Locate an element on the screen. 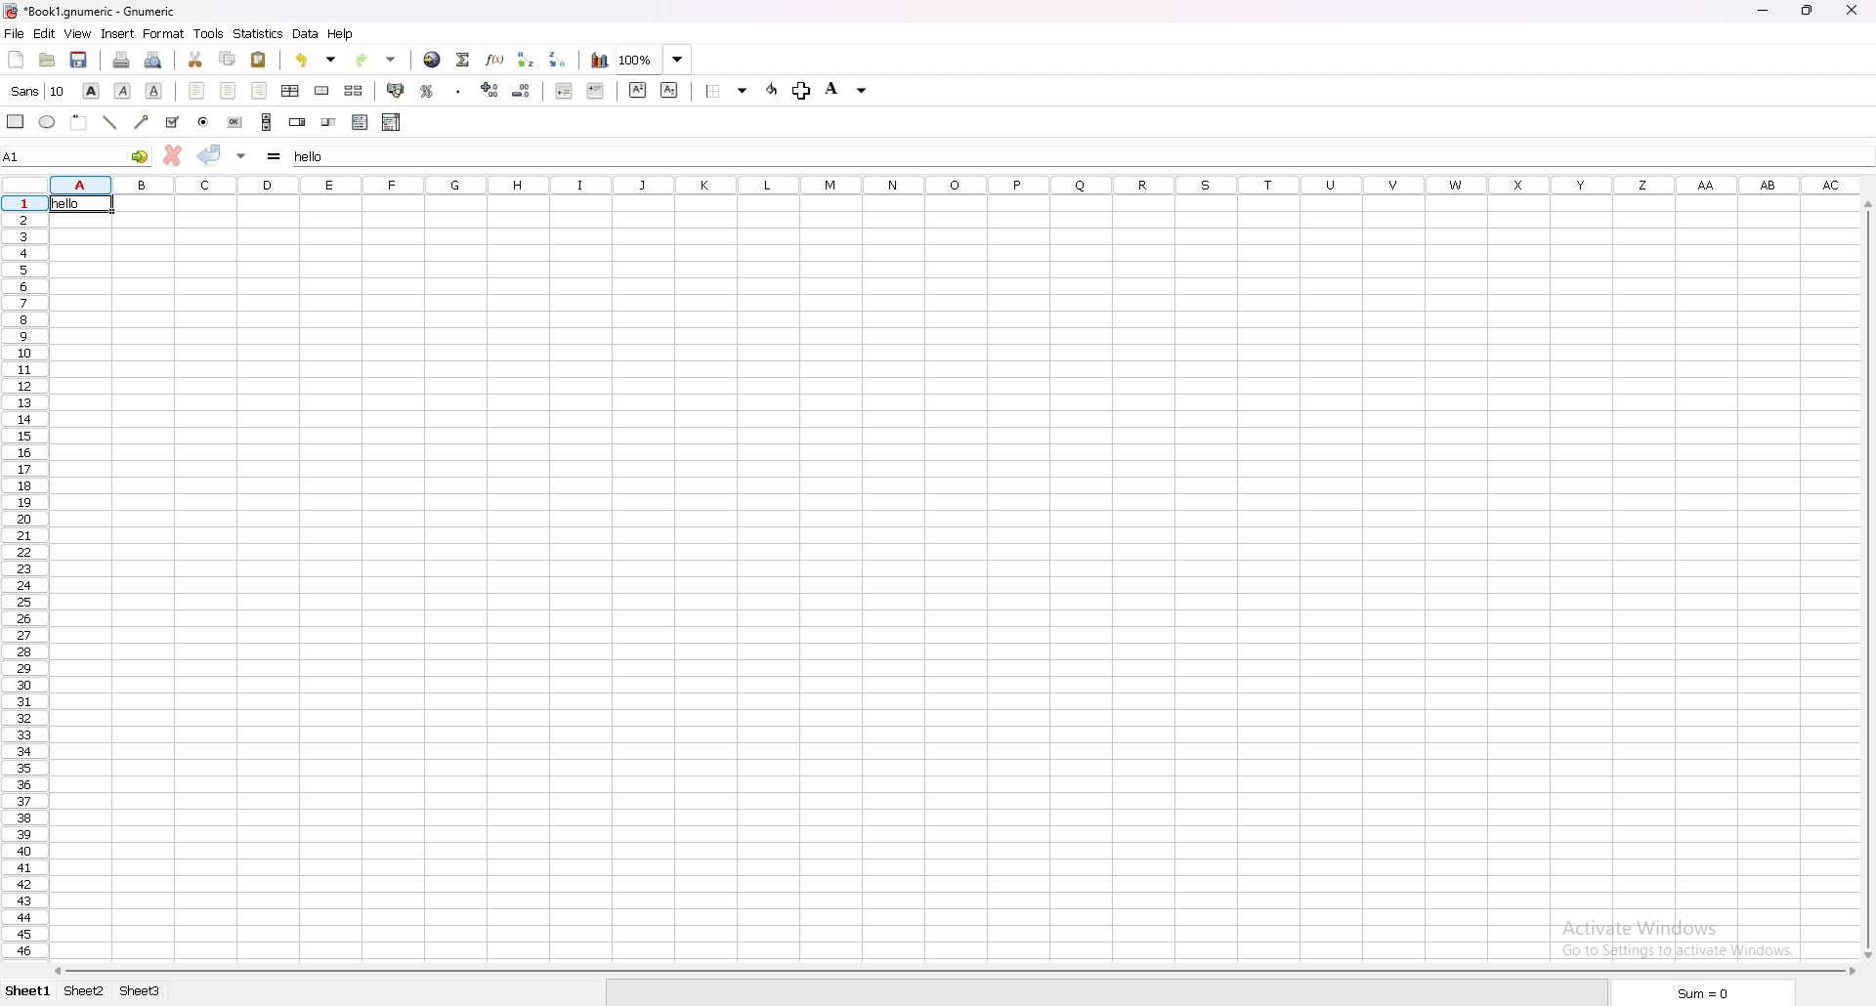 The image size is (1876, 1006). checkbox is located at coordinates (173, 122).